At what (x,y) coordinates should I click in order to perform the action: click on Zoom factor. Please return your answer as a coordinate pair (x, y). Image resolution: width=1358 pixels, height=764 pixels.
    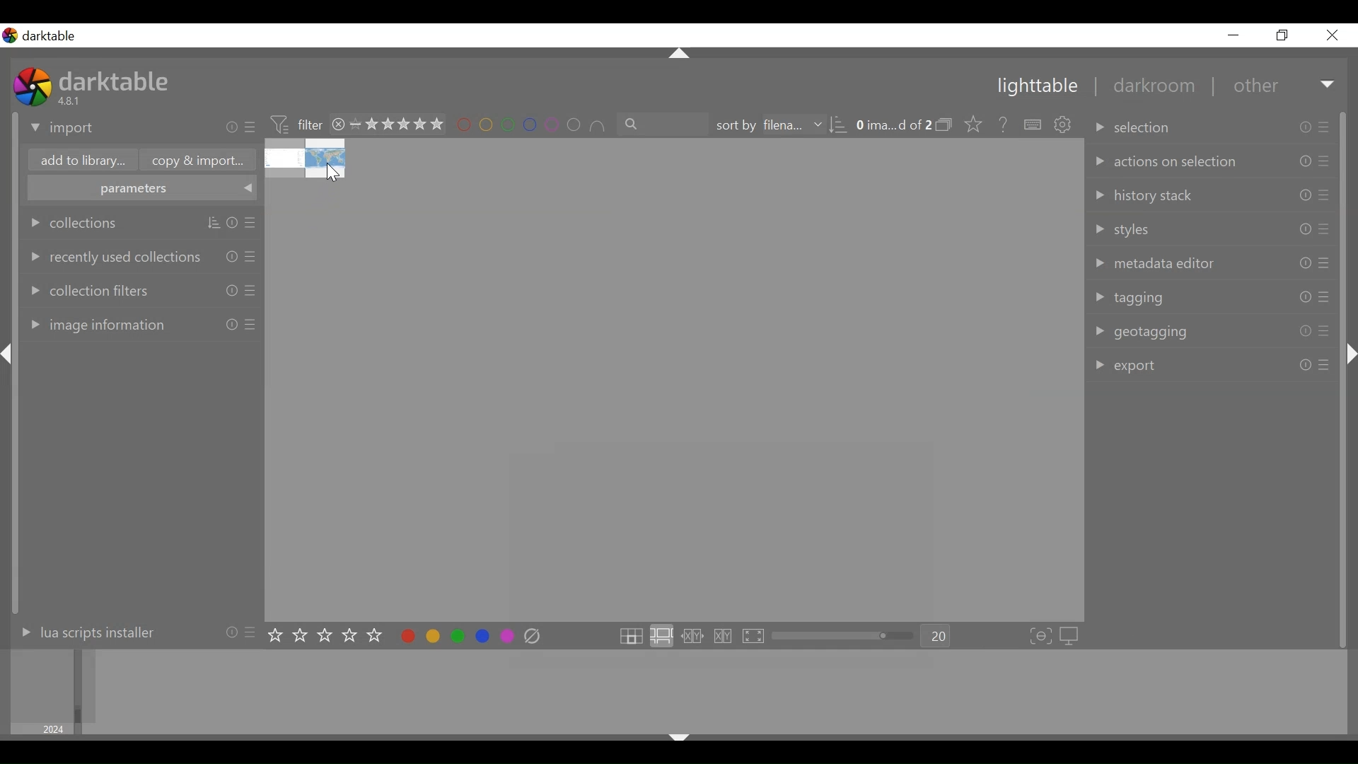
    Looking at the image, I should click on (938, 636).